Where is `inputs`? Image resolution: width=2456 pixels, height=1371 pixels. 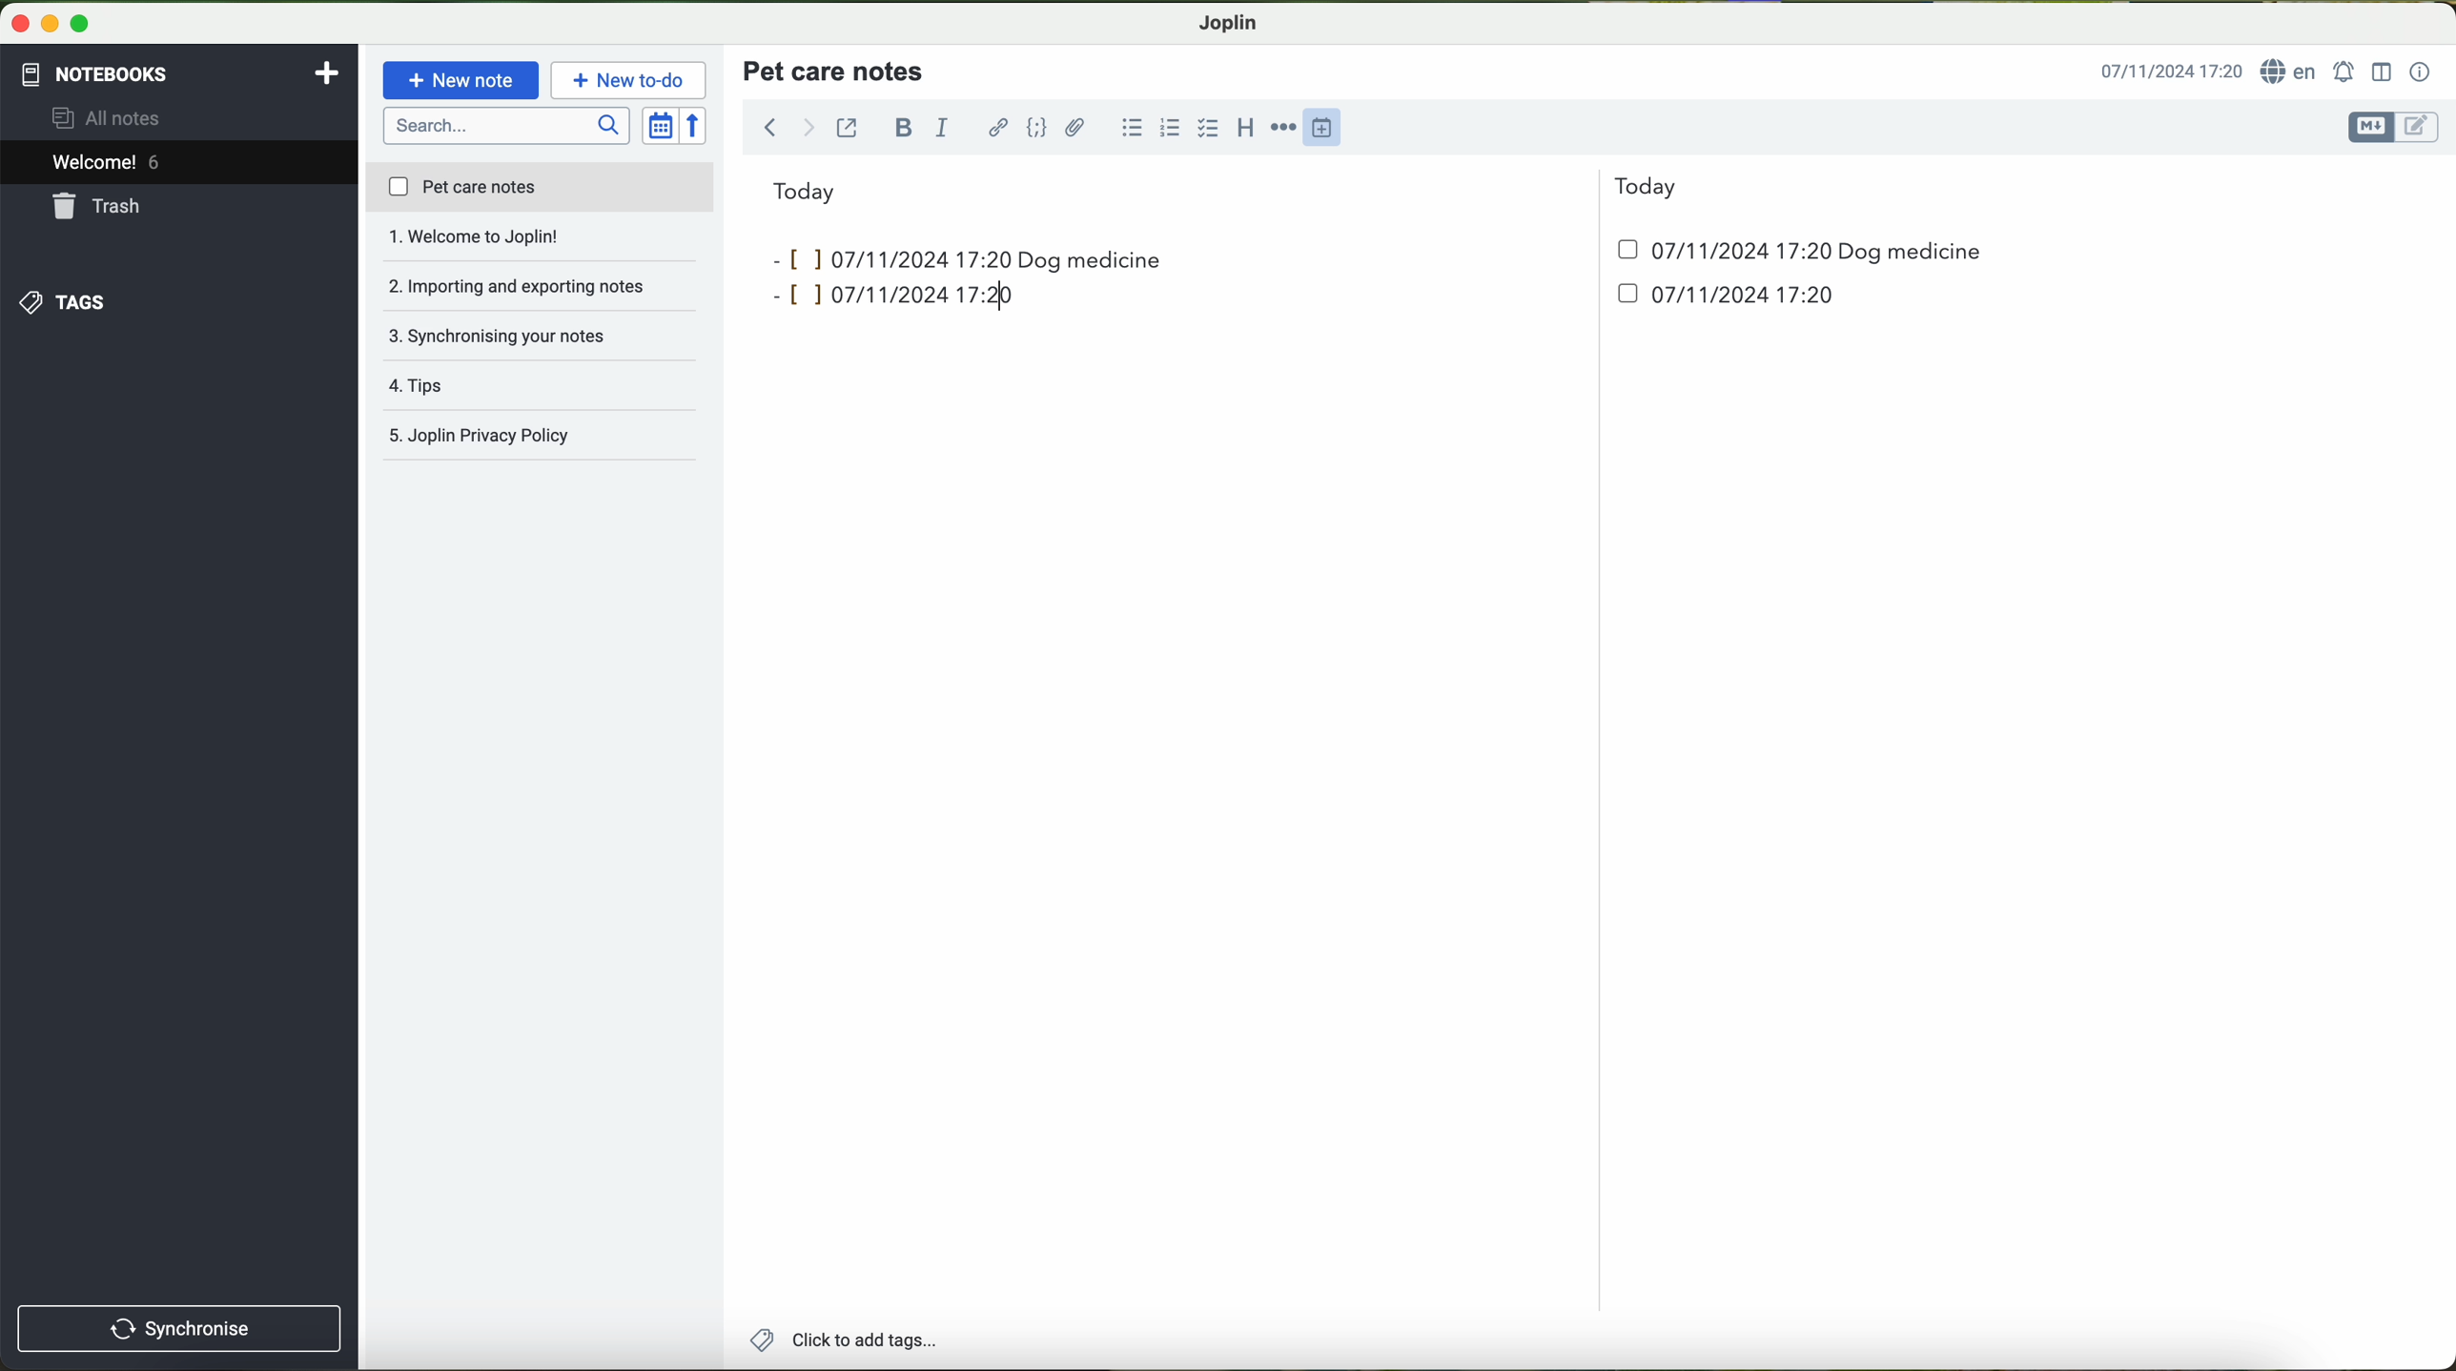 inputs is located at coordinates (884, 257).